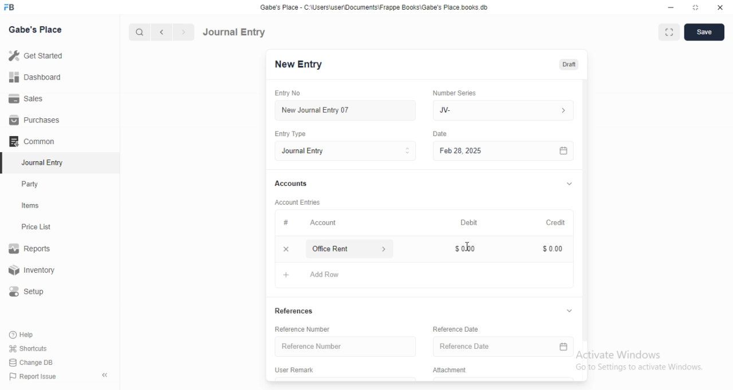 The height and width of the screenshot is (390, 733). What do you see at coordinates (569, 65) in the screenshot?
I see `Draft` at bounding box center [569, 65].